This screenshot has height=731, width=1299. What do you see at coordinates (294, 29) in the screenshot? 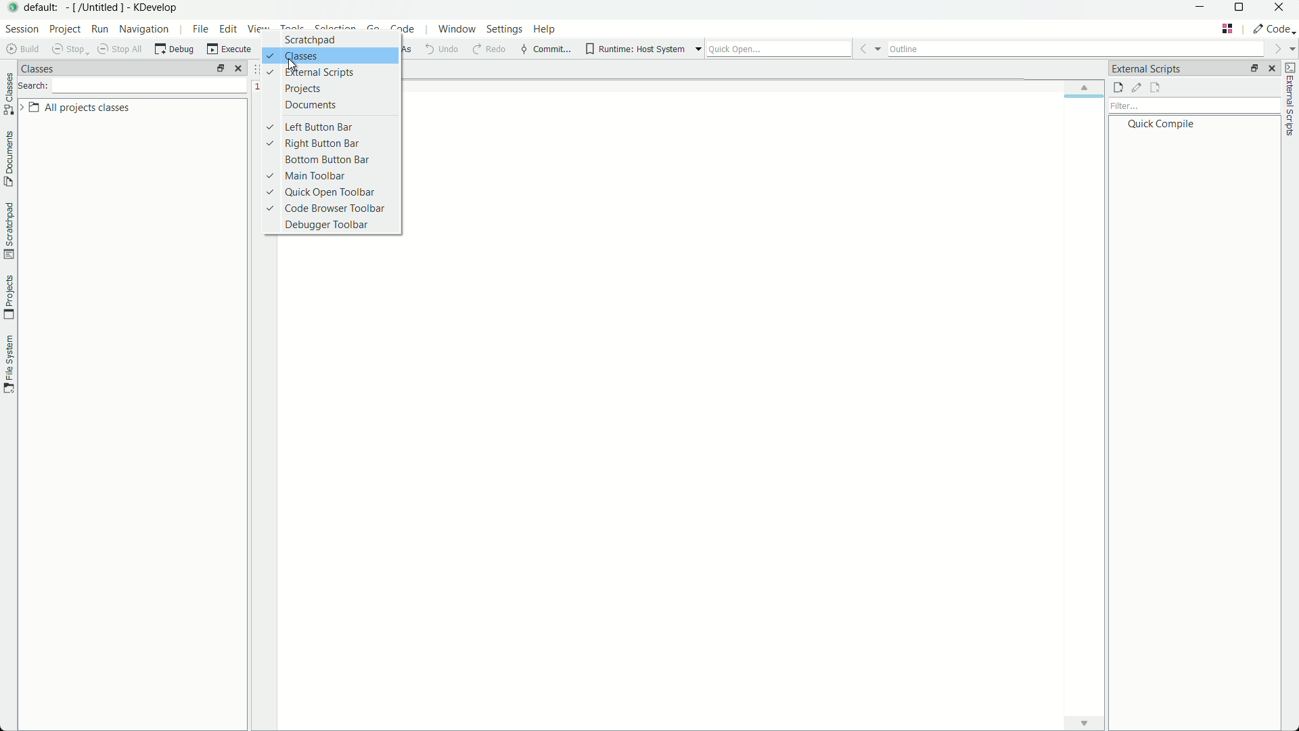
I see `tools menu` at bounding box center [294, 29].